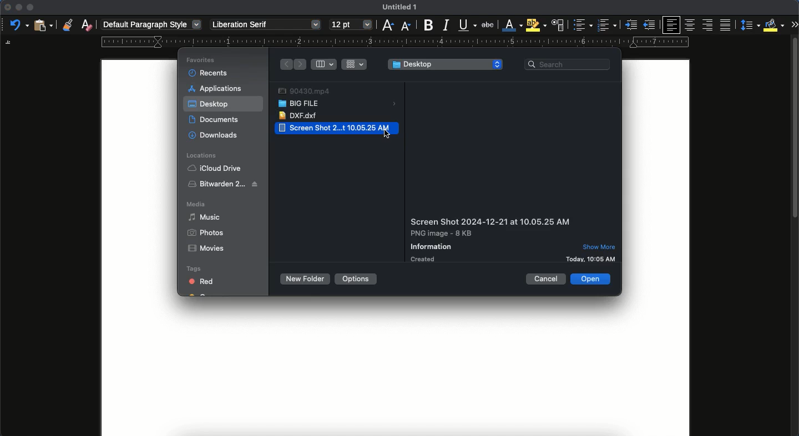  Describe the element at coordinates (217, 89) in the screenshot. I see `applications ` at that location.